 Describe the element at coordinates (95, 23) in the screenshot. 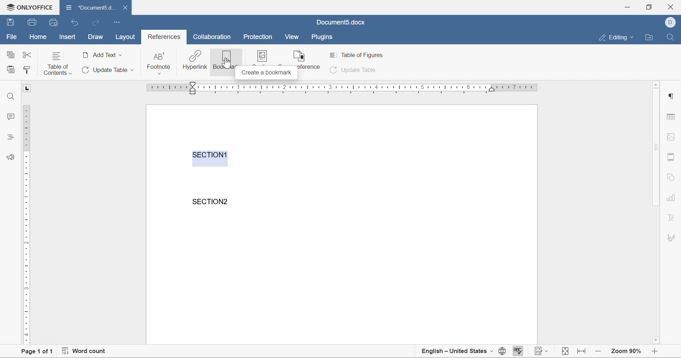

I see `redo` at that location.